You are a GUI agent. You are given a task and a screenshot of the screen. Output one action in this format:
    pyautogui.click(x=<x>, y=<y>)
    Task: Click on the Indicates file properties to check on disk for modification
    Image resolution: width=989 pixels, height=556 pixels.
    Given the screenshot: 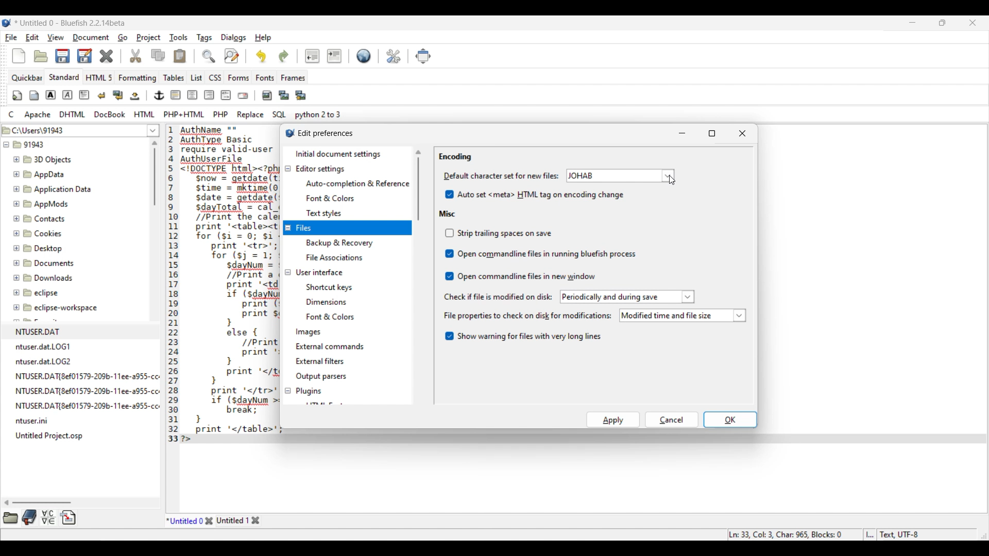 What is the action you would take?
    pyautogui.click(x=528, y=316)
    